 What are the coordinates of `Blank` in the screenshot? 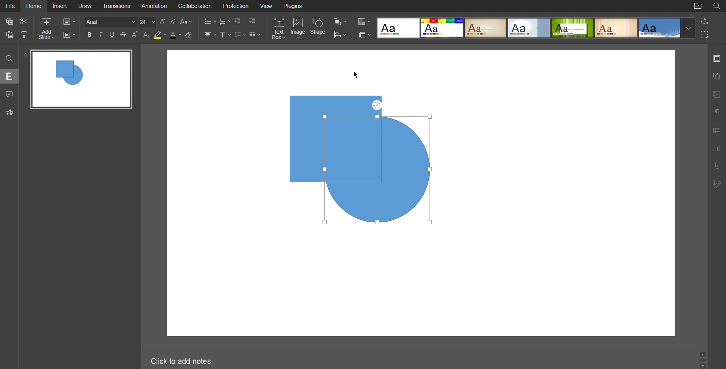 It's located at (398, 28).